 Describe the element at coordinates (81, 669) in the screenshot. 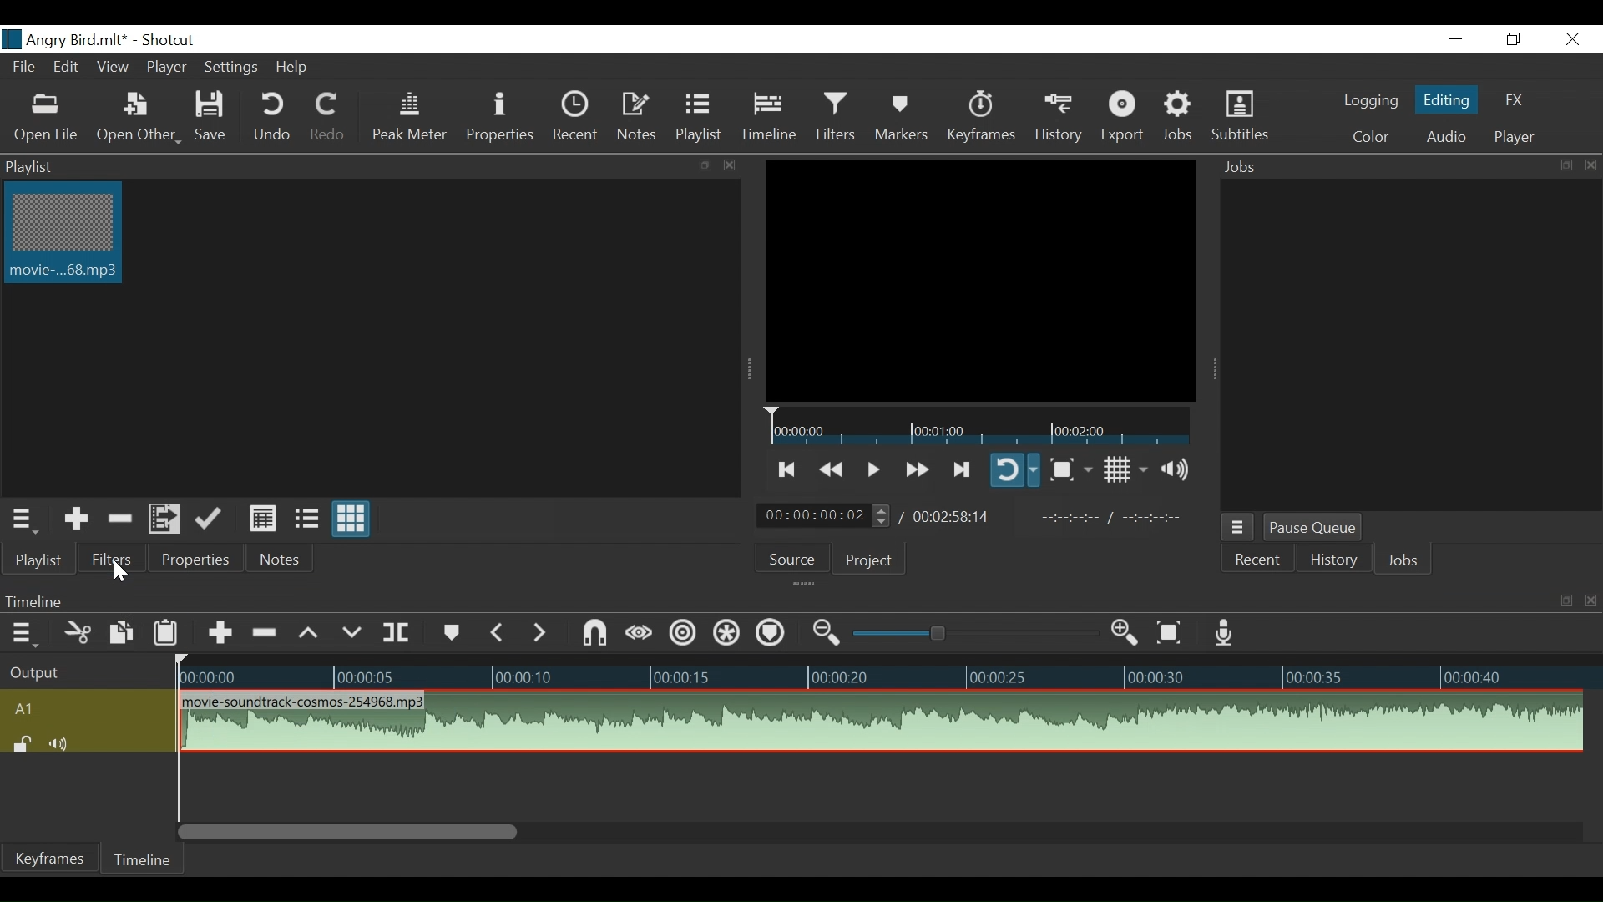

I see `Output` at that location.